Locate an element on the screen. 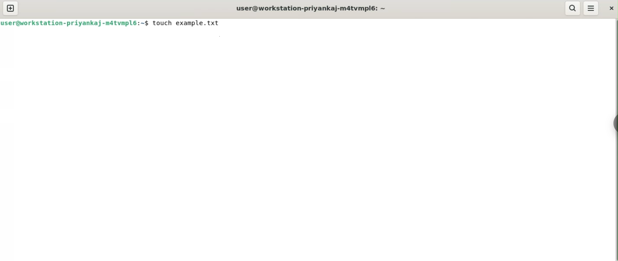 Image resolution: width=618 pixels, height=261 pixels. new tab is located at coordinates (11, 9).